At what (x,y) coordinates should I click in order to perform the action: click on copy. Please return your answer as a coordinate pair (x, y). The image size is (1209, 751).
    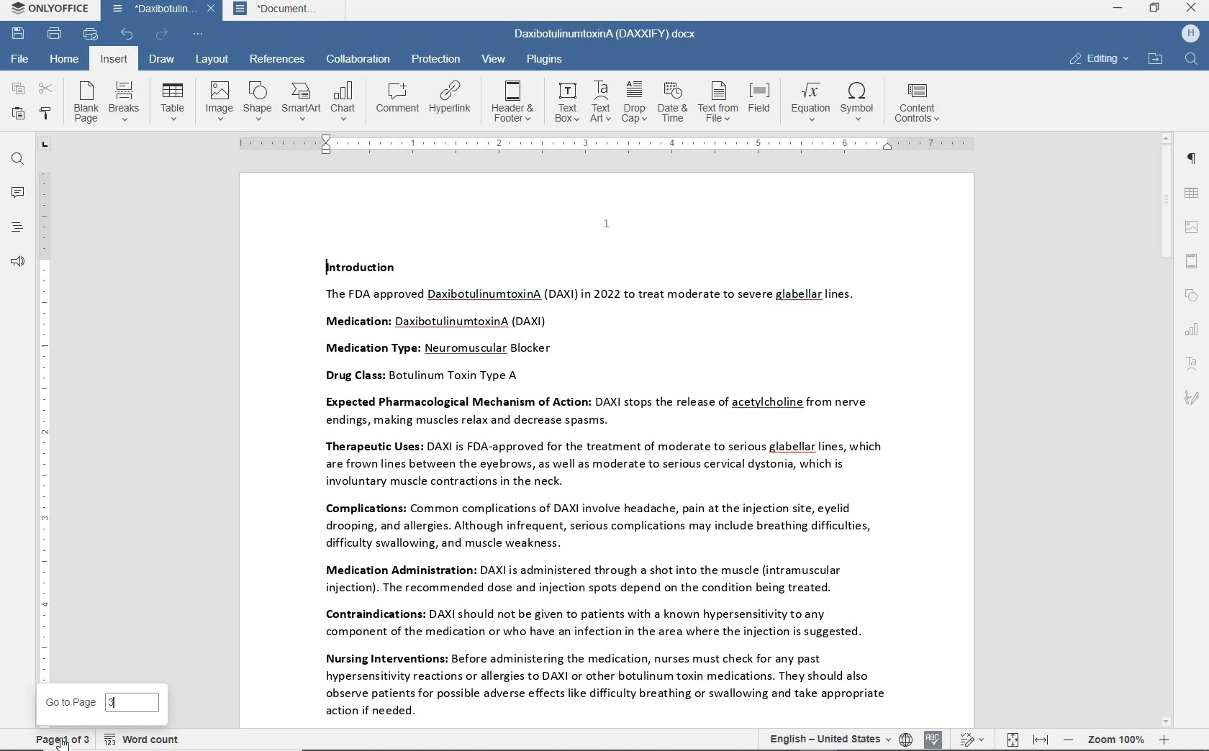
    Looking at the image, I should click on (16, 88).